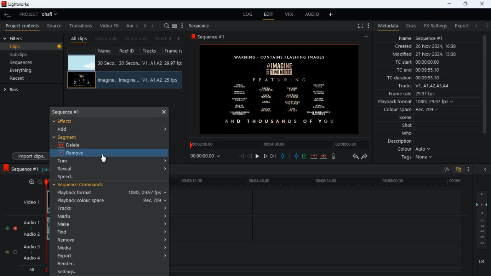 This screenshot has width=491, height=276. What do you see at coordinates (17, 4) in the screenshot?
I see `lightworks` at bounding box center [17, 4].